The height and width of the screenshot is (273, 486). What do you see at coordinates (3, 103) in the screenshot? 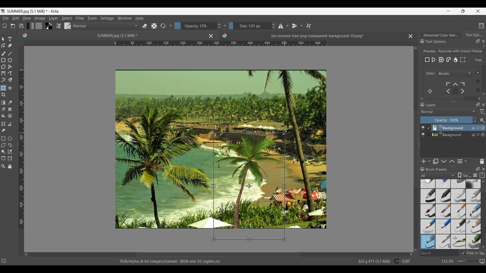
I see `Gradient tool` at bounding box center [3, 103].